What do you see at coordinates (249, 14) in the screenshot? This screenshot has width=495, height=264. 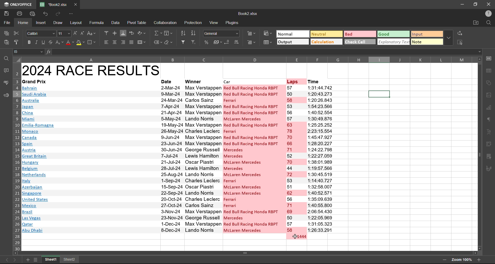 I see `filename` at bounding box center [249, 14].